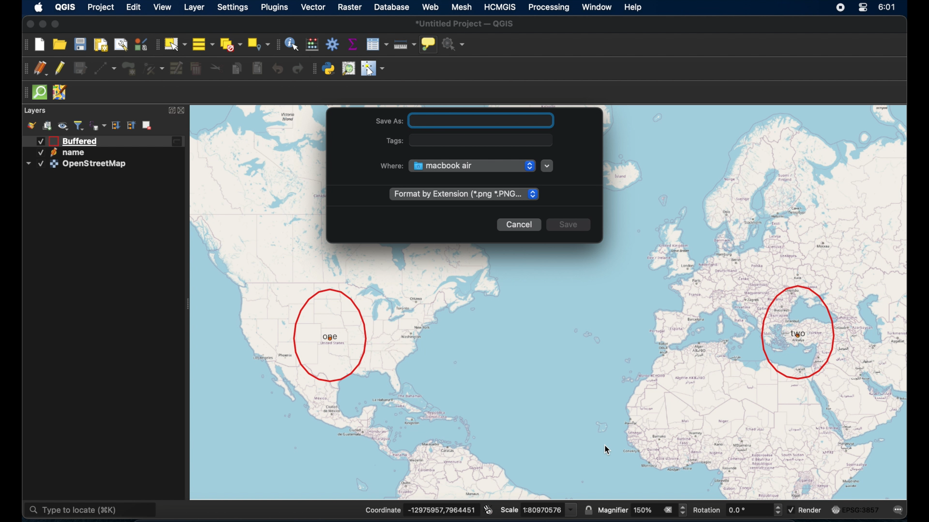 The image size is (929, 522). What do you see at coordinates (79, 68) in the screenshot?
I see `save edits` at bounding box center [79, 68].